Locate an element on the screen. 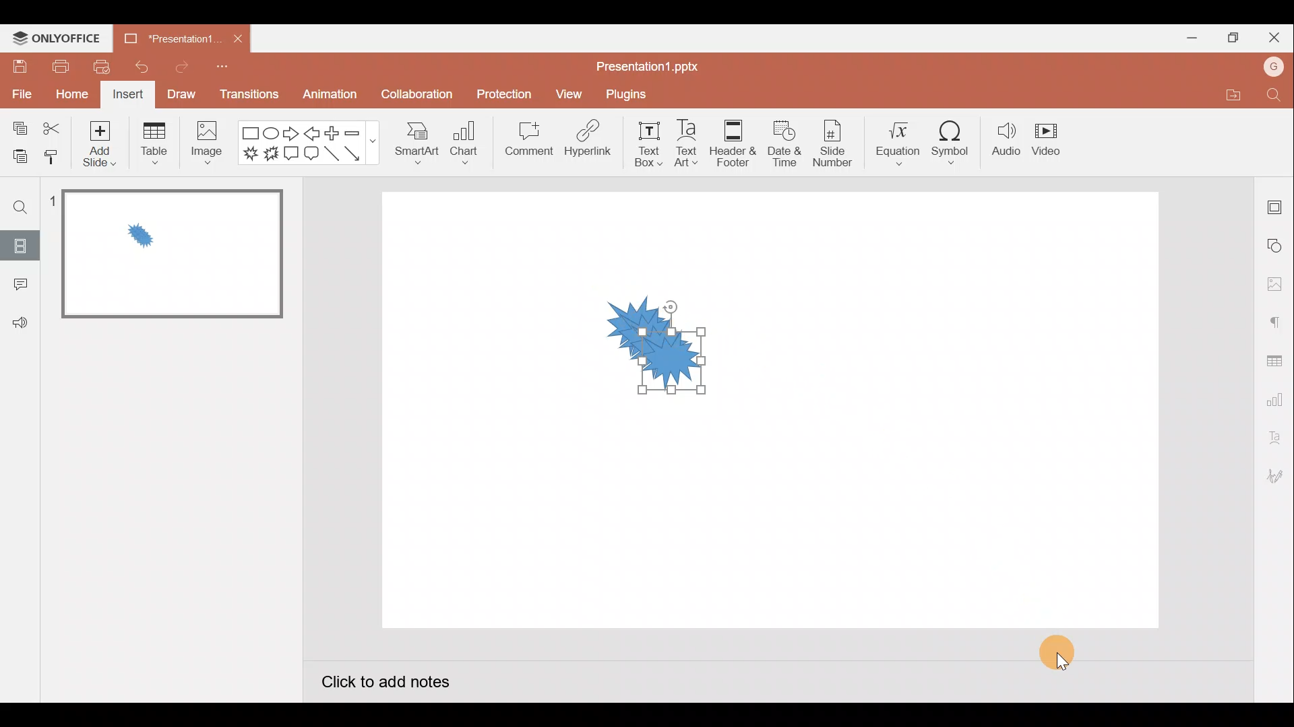 Image resolution: width=1294 pixels, height=727 pixels. Protection is located at coordinates (503, 93).